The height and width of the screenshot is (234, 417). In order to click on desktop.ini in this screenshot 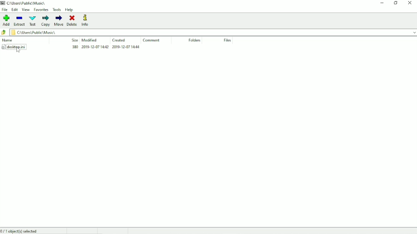, I will do `click(70, 47)`.